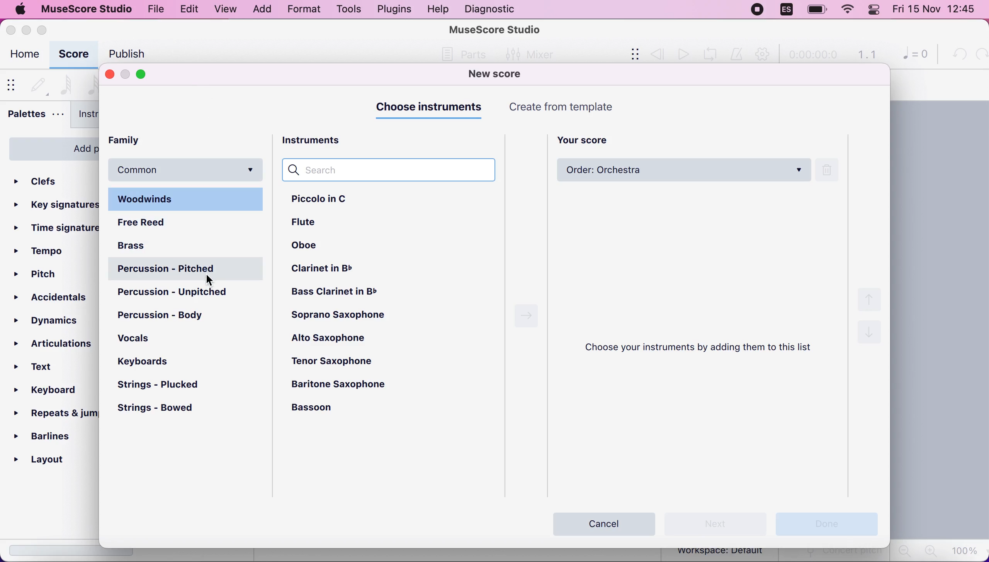 Image resolution: width=989 pixels, height=562 pixels. Describe the element at coordinates (40, 276) in the screenshot. I see `pitch` at that location.